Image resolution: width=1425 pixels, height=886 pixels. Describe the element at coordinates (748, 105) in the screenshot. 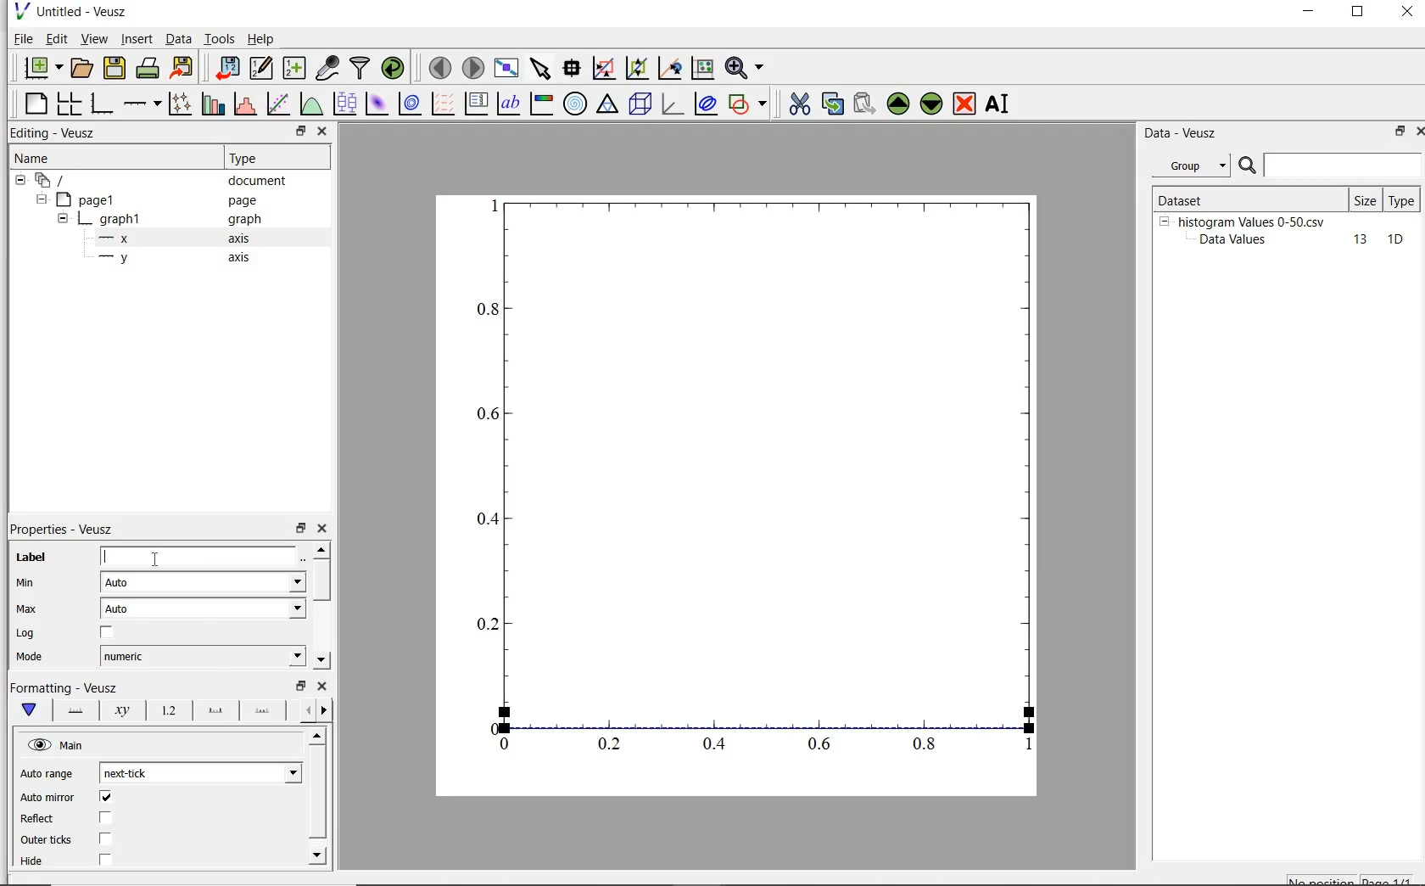

I see `add shape` at that location.